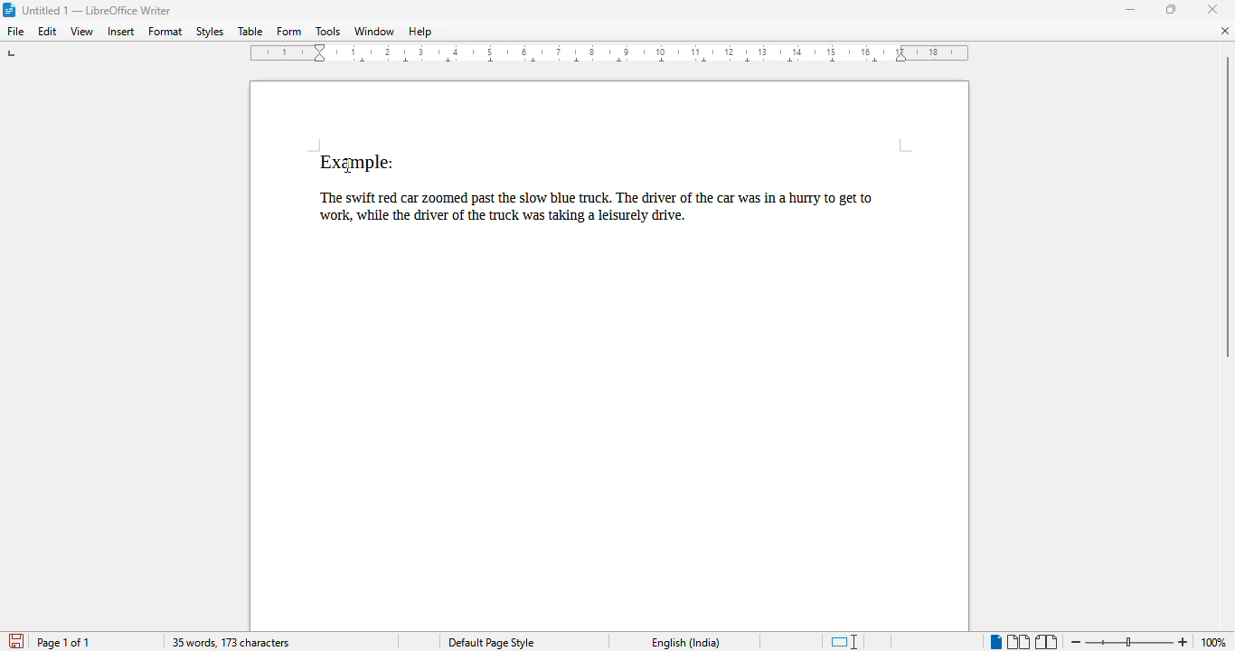 This screenshot has height=651, width=1235. Describe the element at coordinates (1018, 642) in the screenshot. I see `multi-page view` at that location.